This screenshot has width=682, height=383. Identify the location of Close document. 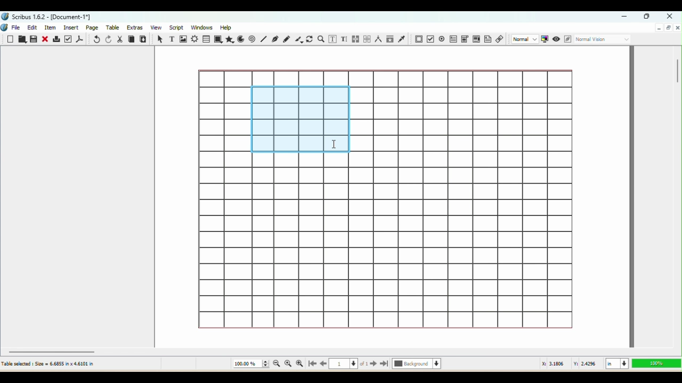
(677, 27).